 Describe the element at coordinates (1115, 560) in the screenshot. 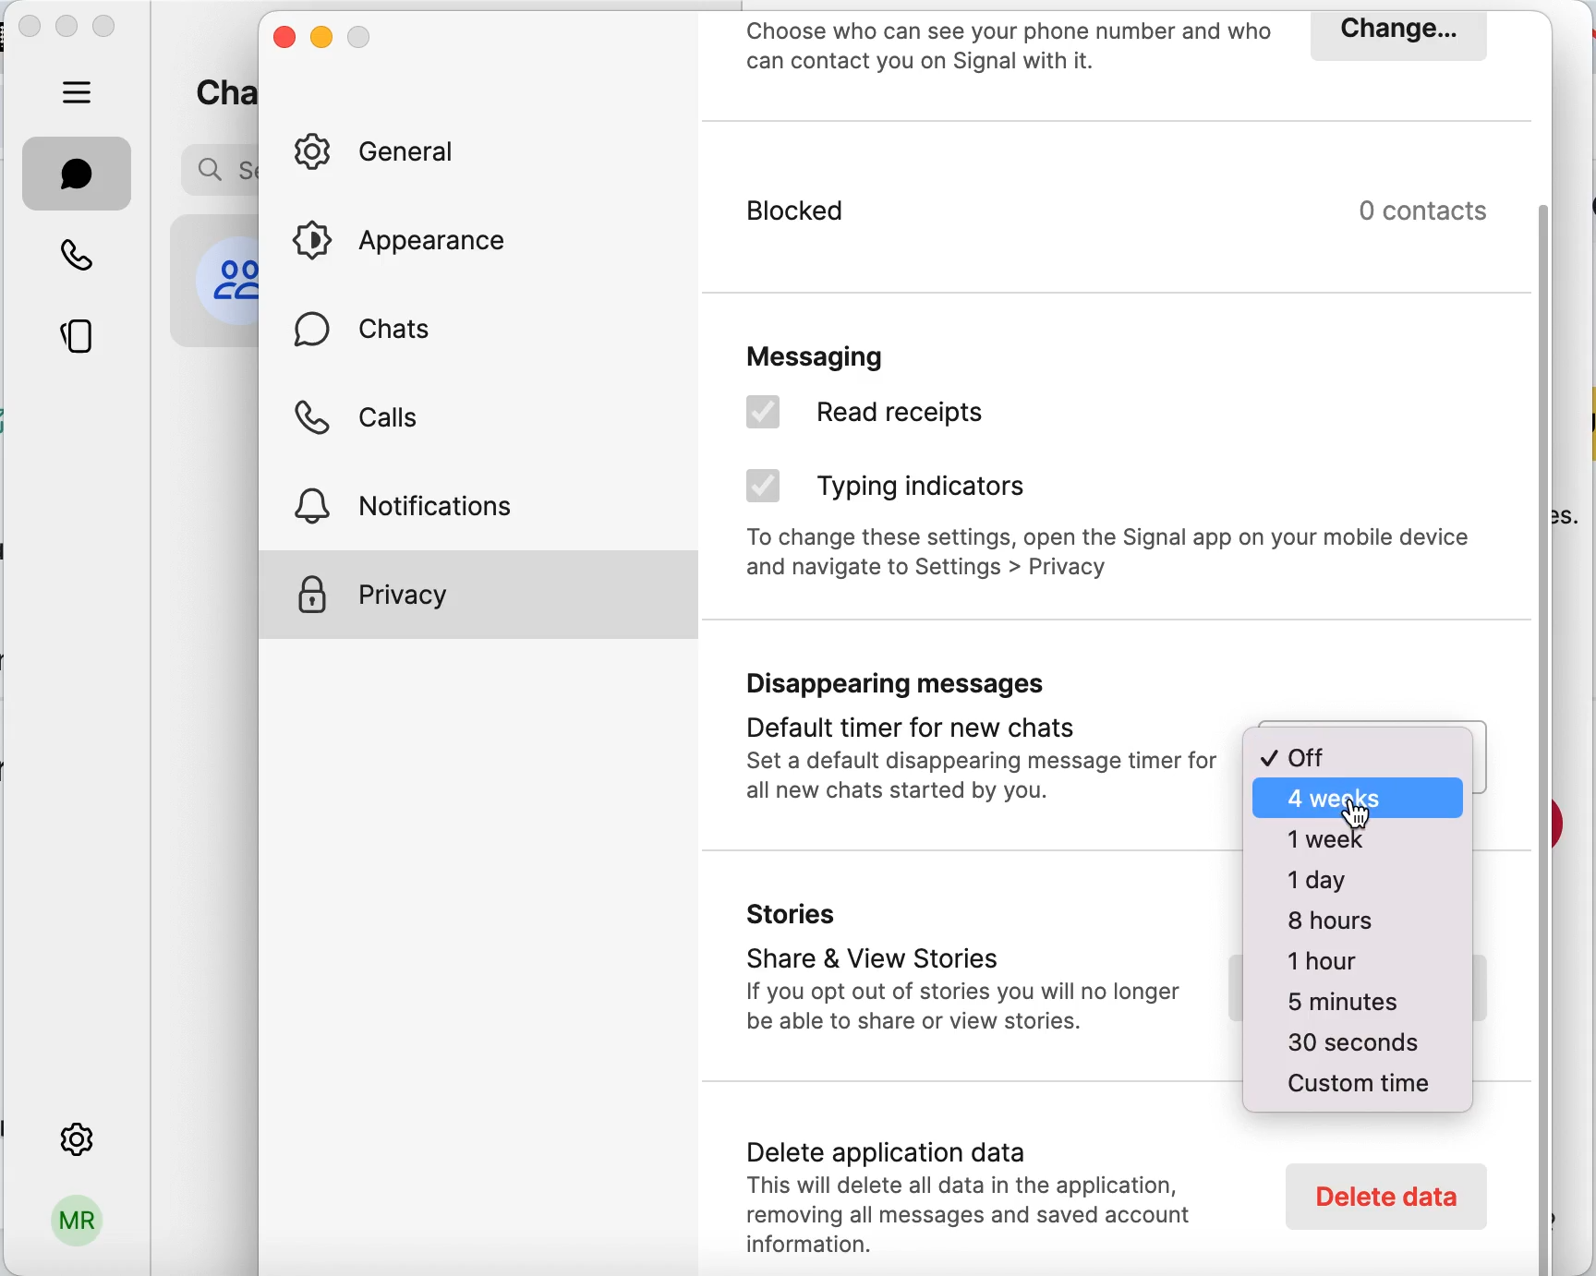

I see `how to change this settings` at that location.